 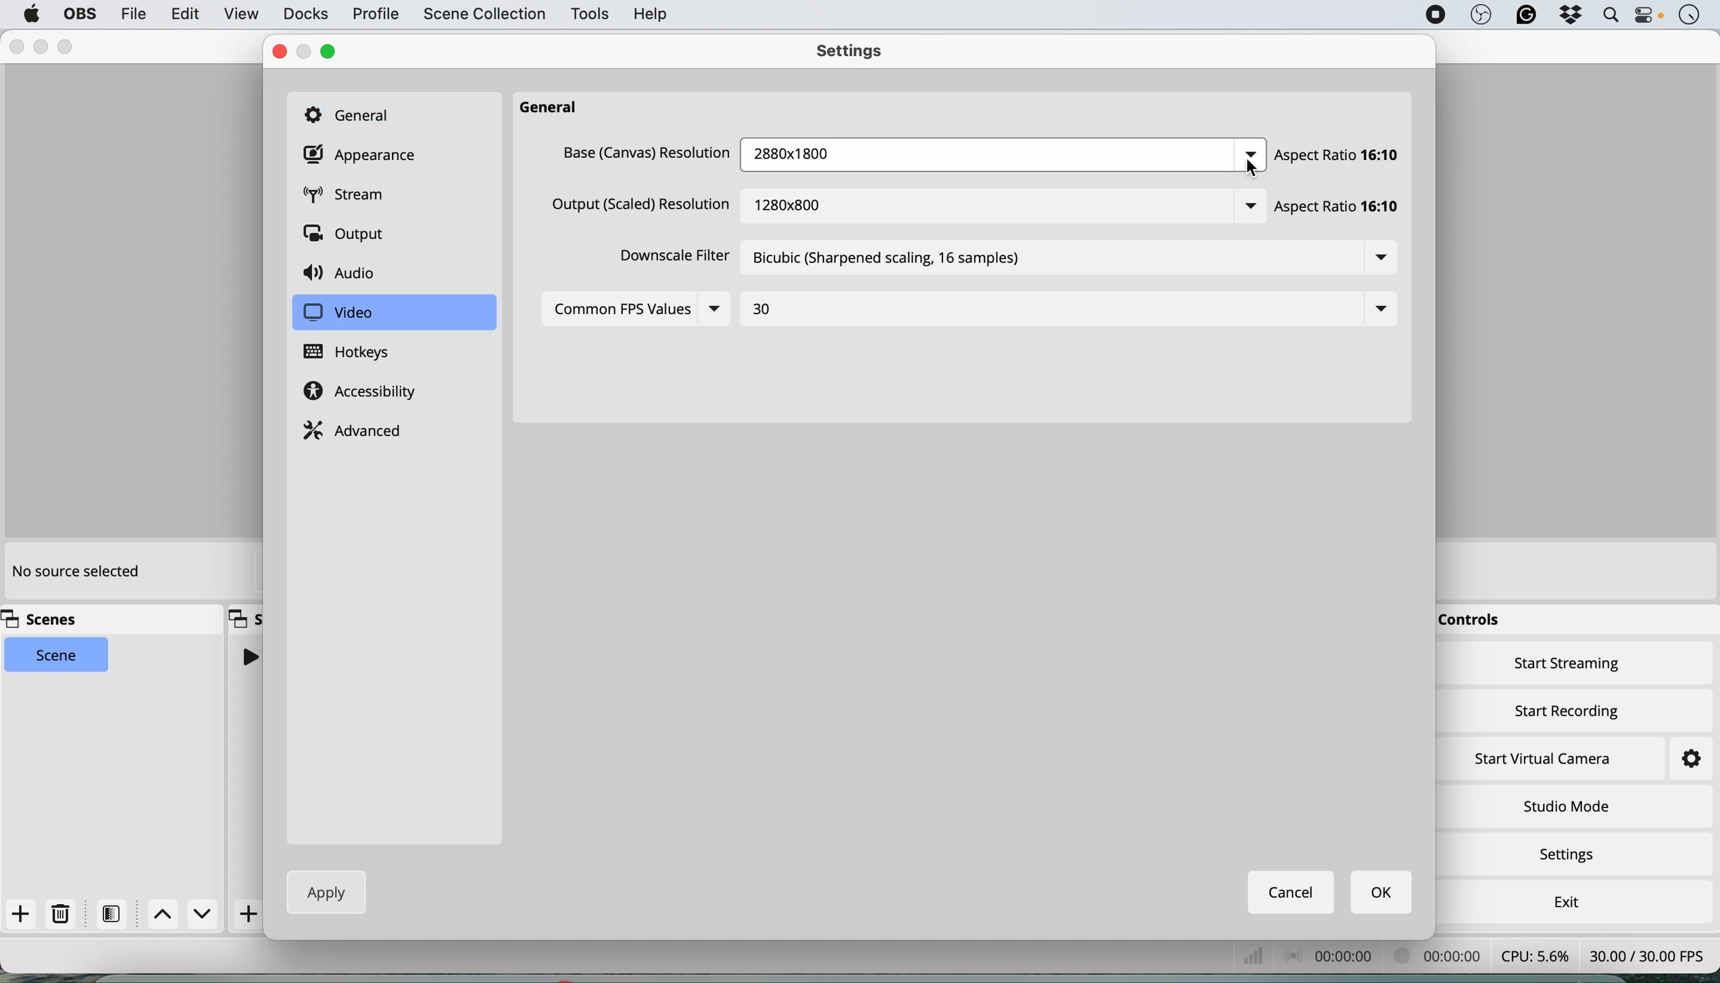 I want to click on tools, so click(x=588, y=15).